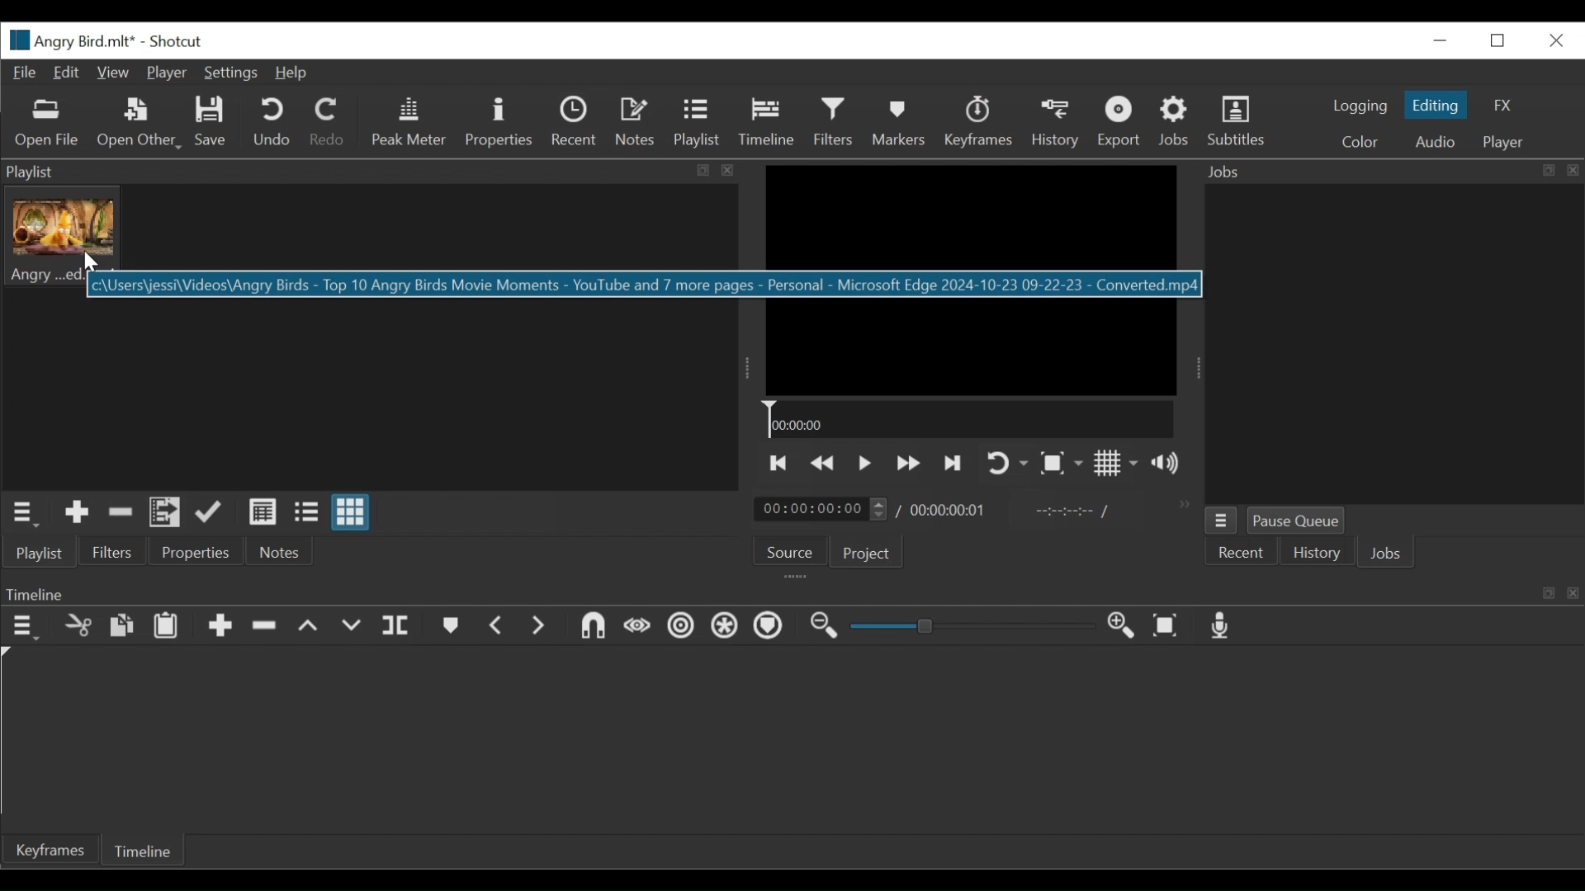 The height and width of the screenshot is (891, 1585). I want to click on Filters, so click(113, 552).